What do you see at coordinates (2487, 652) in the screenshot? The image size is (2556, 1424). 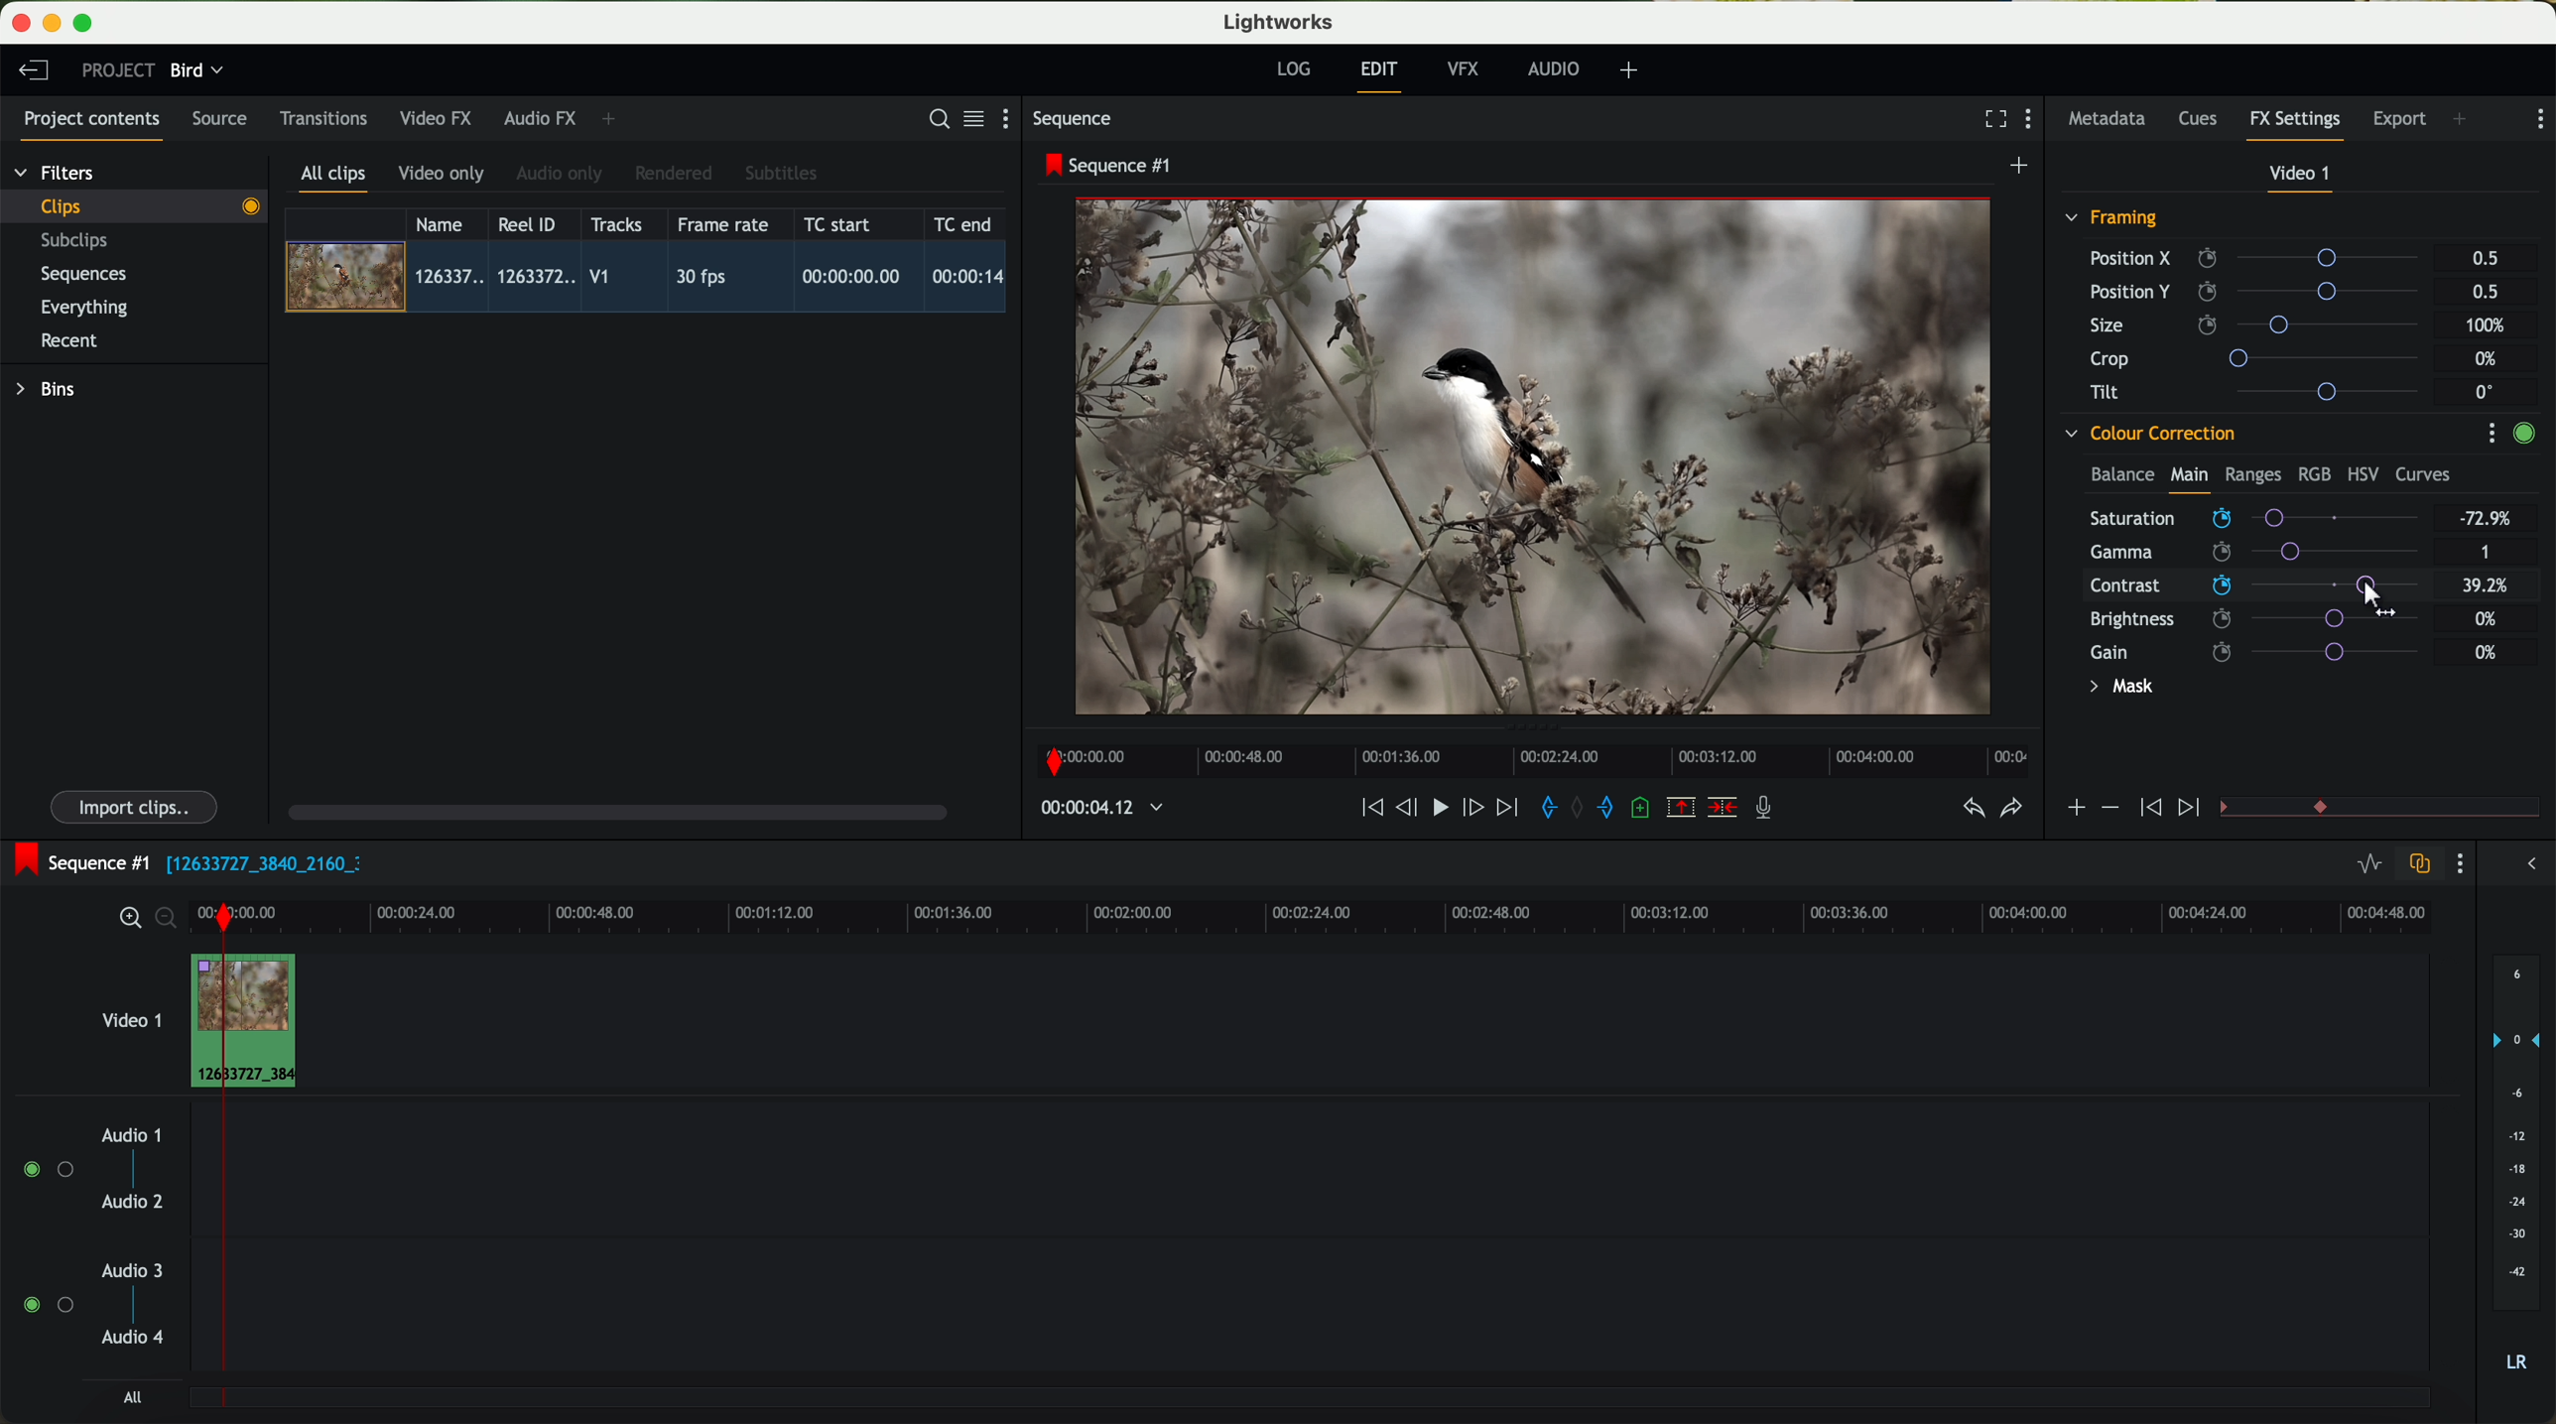 I see `0%` at bounding box center [2487, 652].